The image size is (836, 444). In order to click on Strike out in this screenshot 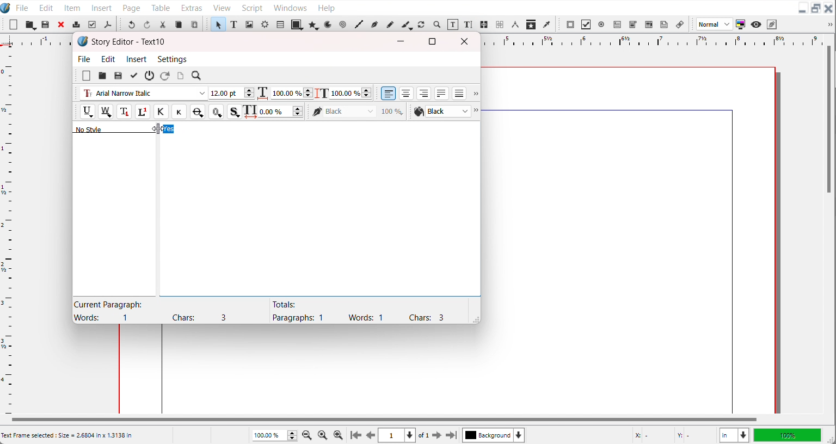, I will do `click(196, 112)`.